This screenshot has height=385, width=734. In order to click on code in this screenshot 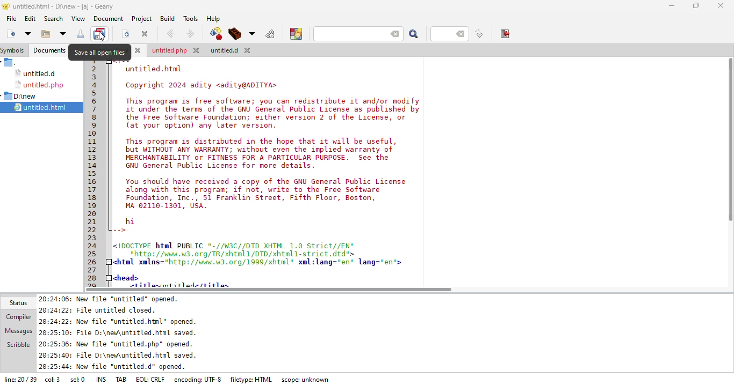, I will do `click(294, 176)`.